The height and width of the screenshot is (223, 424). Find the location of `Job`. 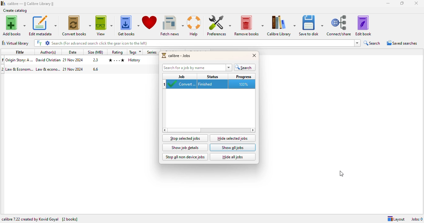

Job is located at coordinates (181, 76).